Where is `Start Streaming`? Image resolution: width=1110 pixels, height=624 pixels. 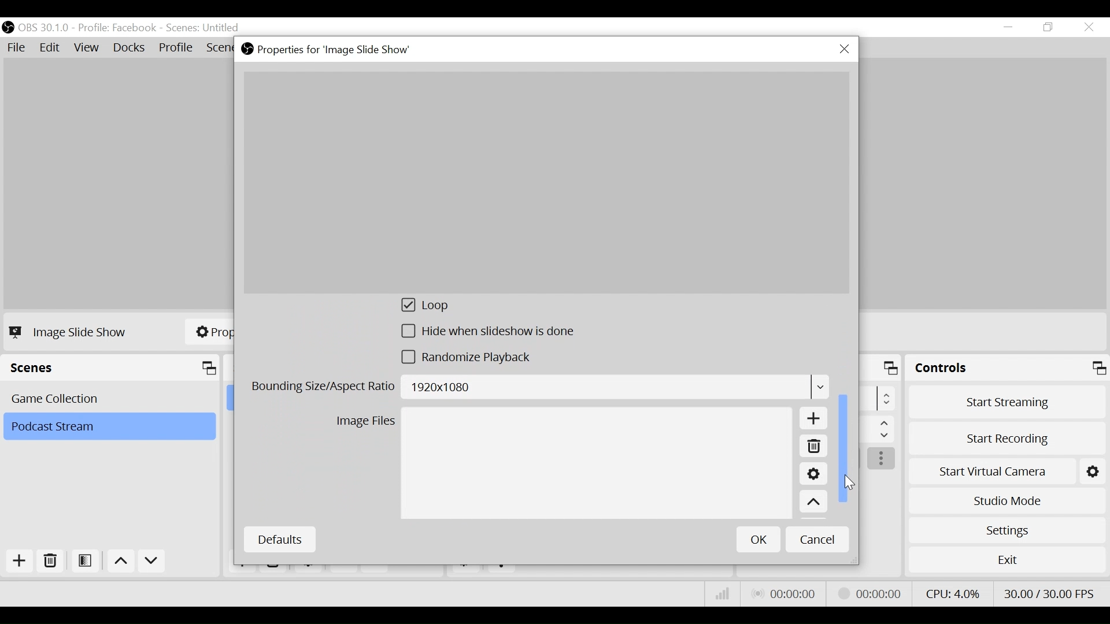 Start Streaming is located at coordinates (1008, 402).